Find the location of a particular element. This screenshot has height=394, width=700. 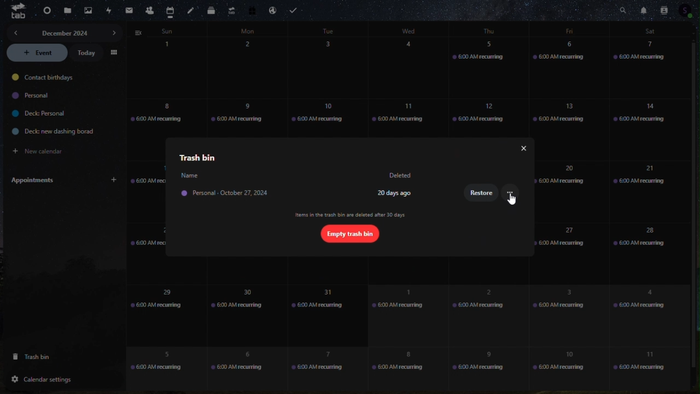

10 is located at coordinates (565, 368).